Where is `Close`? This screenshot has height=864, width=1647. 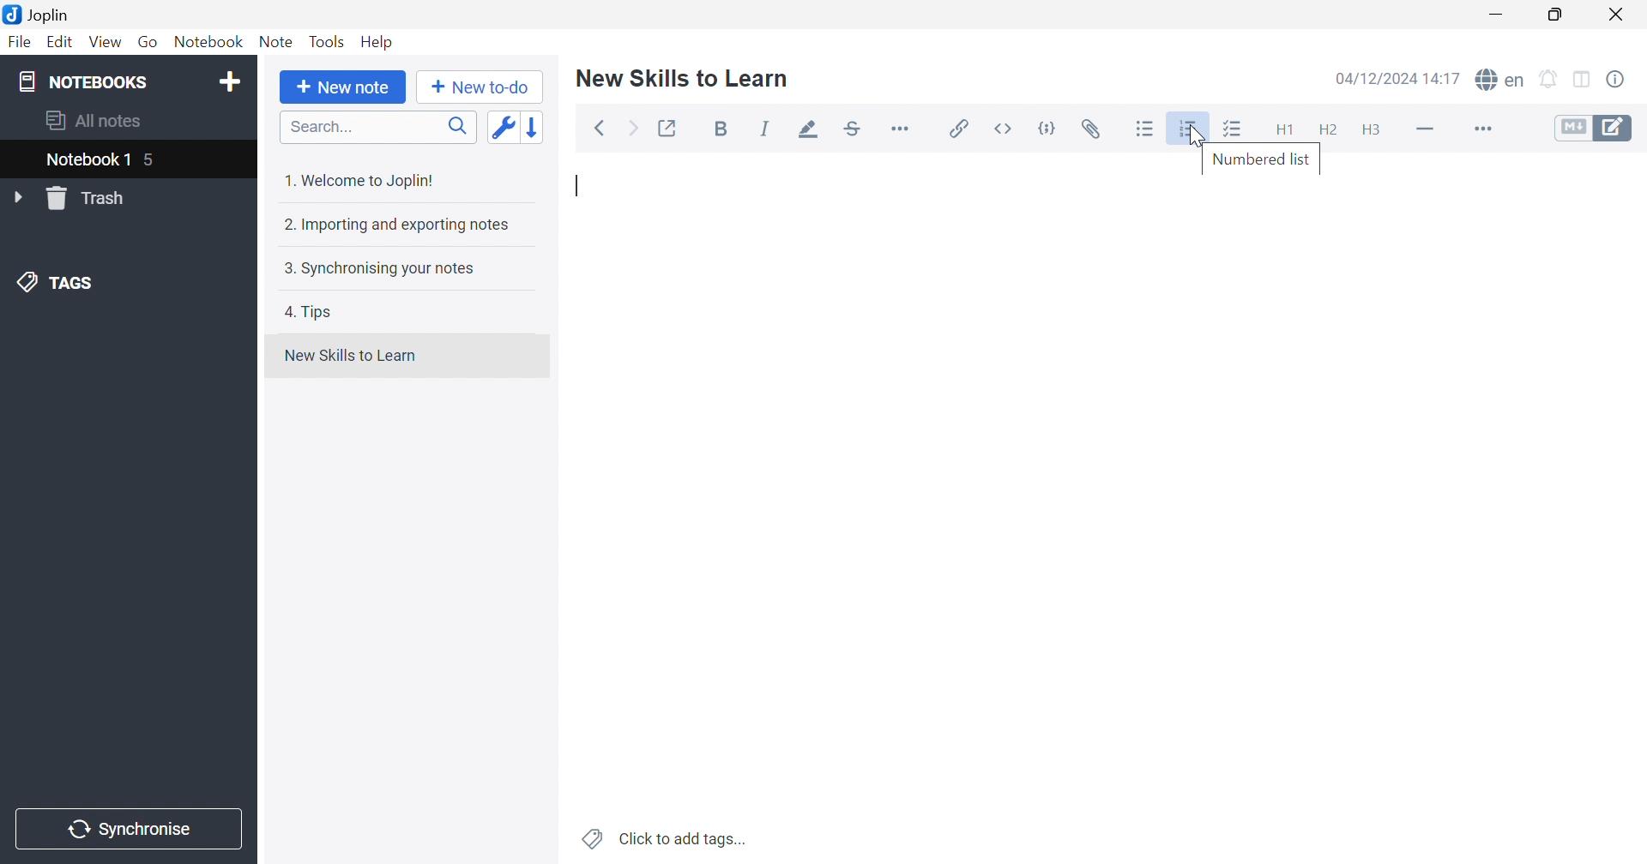 Close is located at coordinates (1617, 15).